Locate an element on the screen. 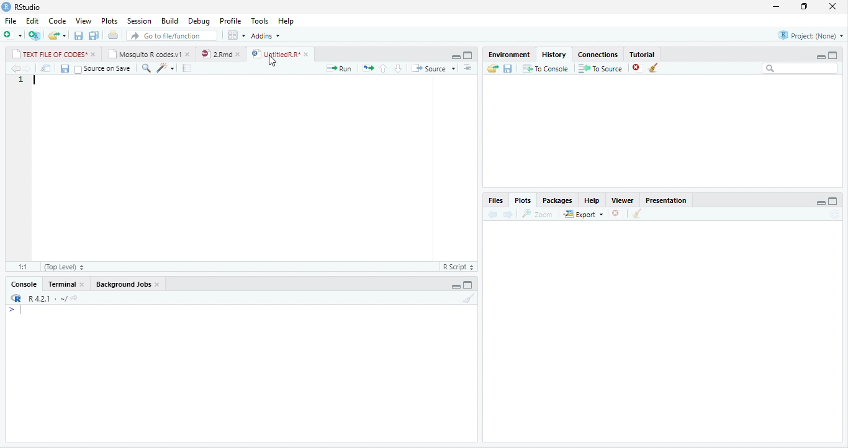 This screenshot has height=448, width=848. Plots is located at coordinates (110, 21).